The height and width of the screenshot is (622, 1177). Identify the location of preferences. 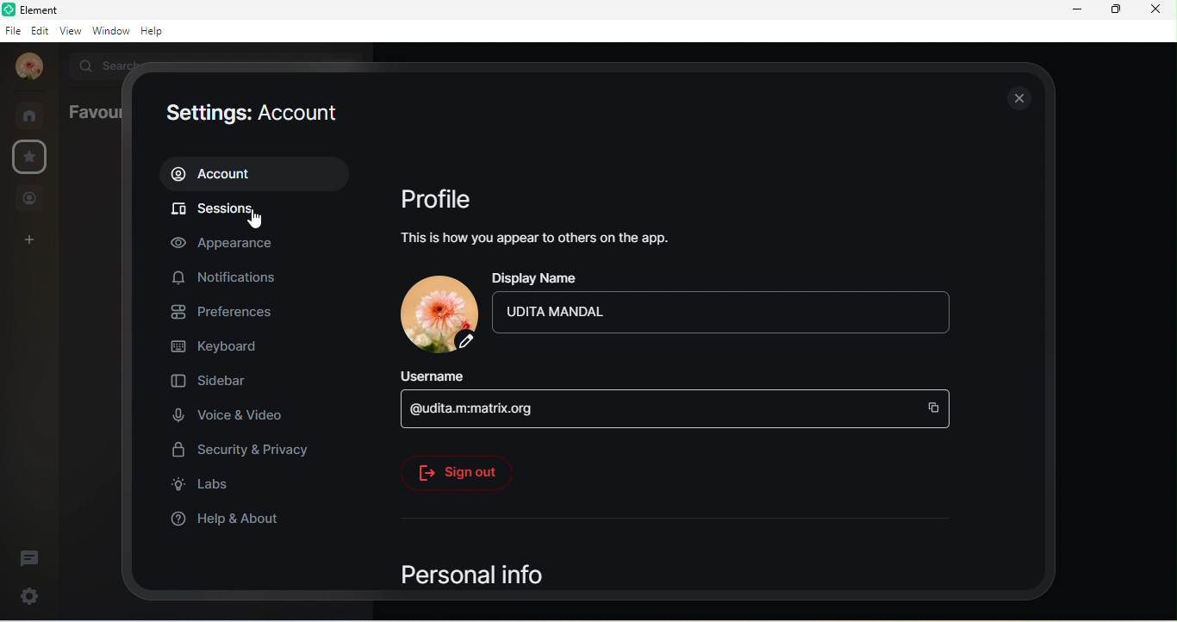
(230, 314).